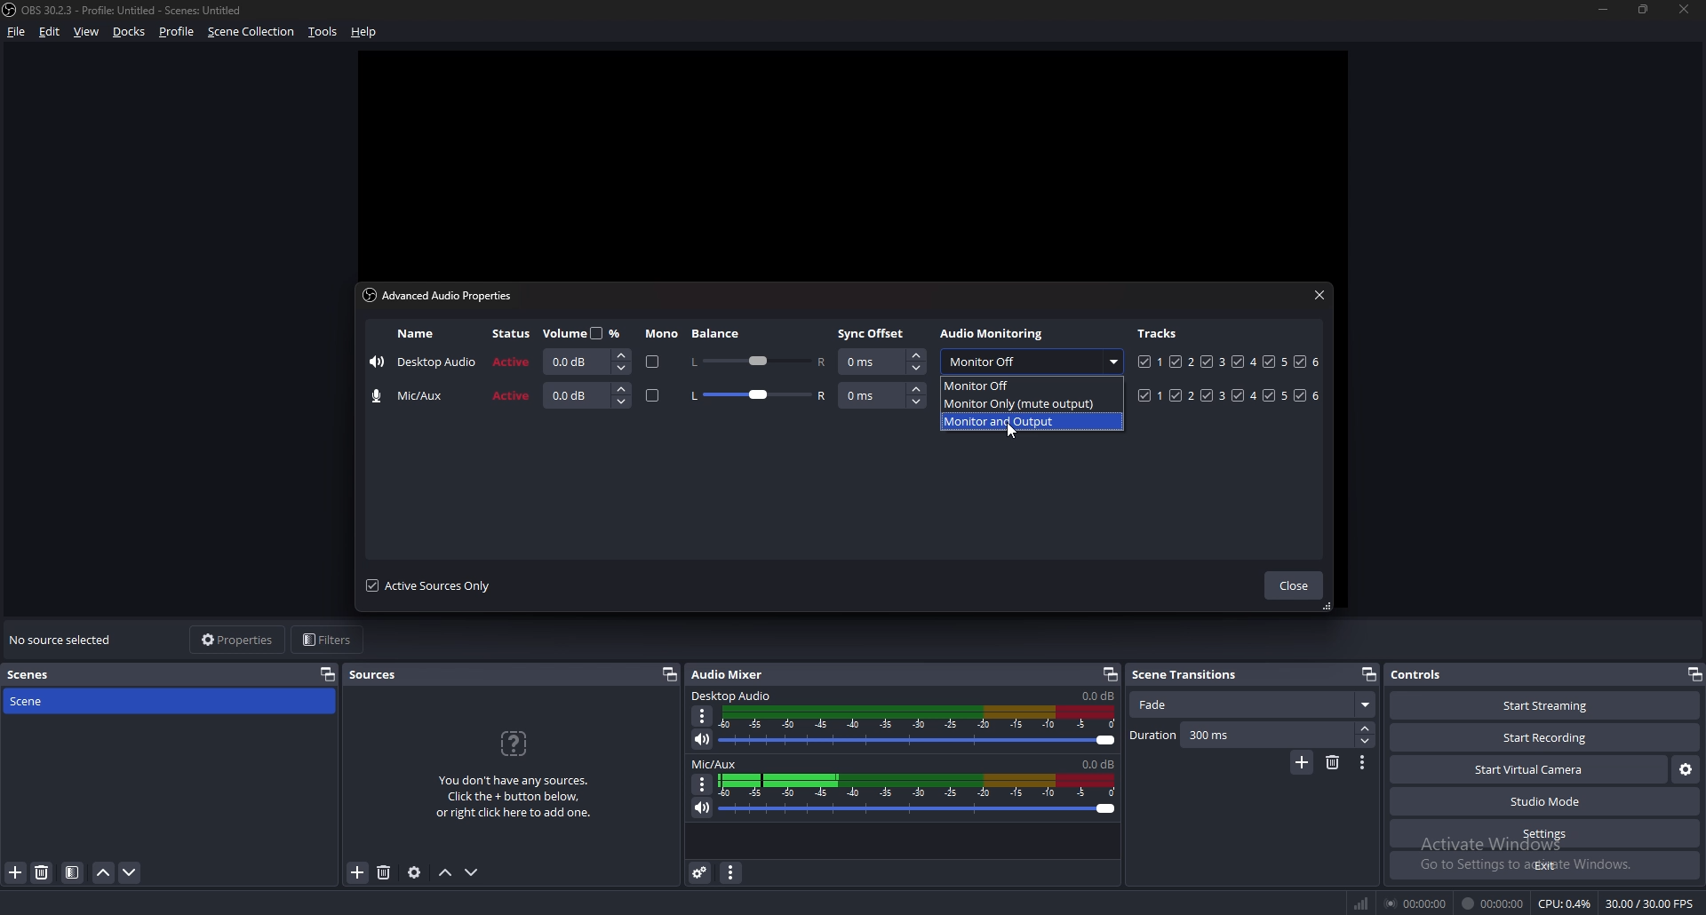 This screenshot has width=1706, height=915. Describe the element at coordinates (1528, 771) in the screenshot. I see `start virtual camera` at that location.